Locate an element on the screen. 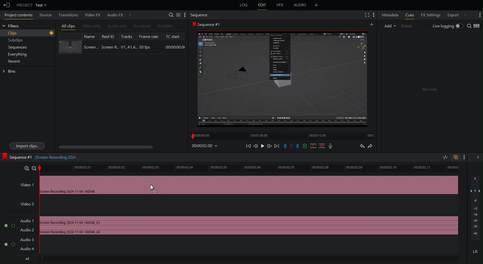 The height and width of the screenshot is (264, 483). Audio FX is located at coordinates (118, 15).